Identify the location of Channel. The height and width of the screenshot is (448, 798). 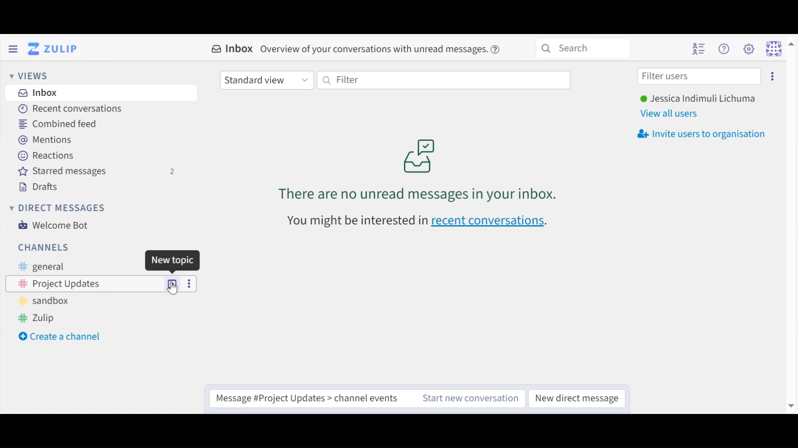
(44, 247).